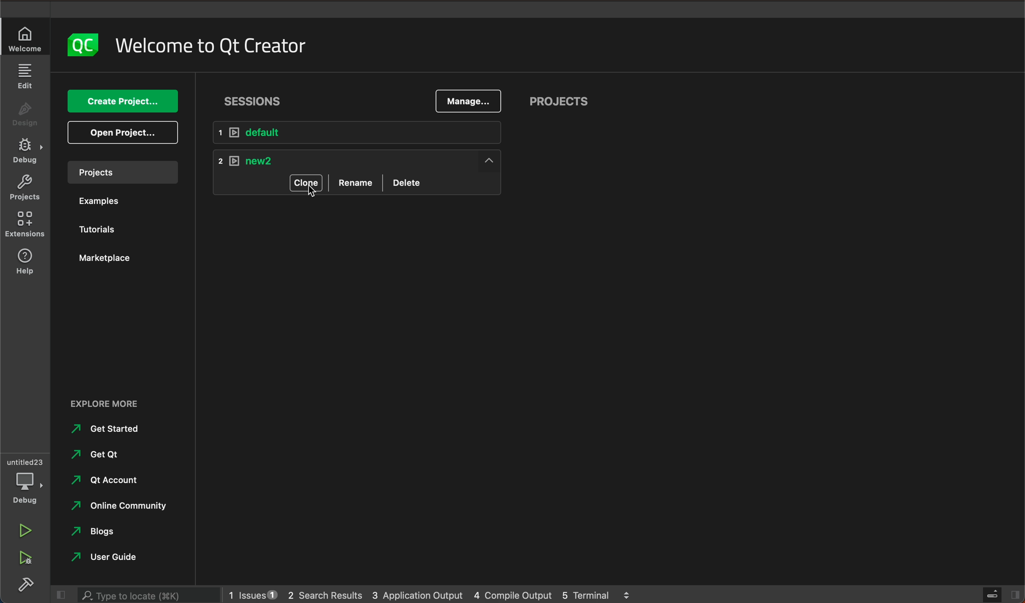 Image resolution: width=1025 pixels, height=603 pixels. Describe the element at coordinates (996, 594) in the screenshot. I see `close slide bar` at that location.